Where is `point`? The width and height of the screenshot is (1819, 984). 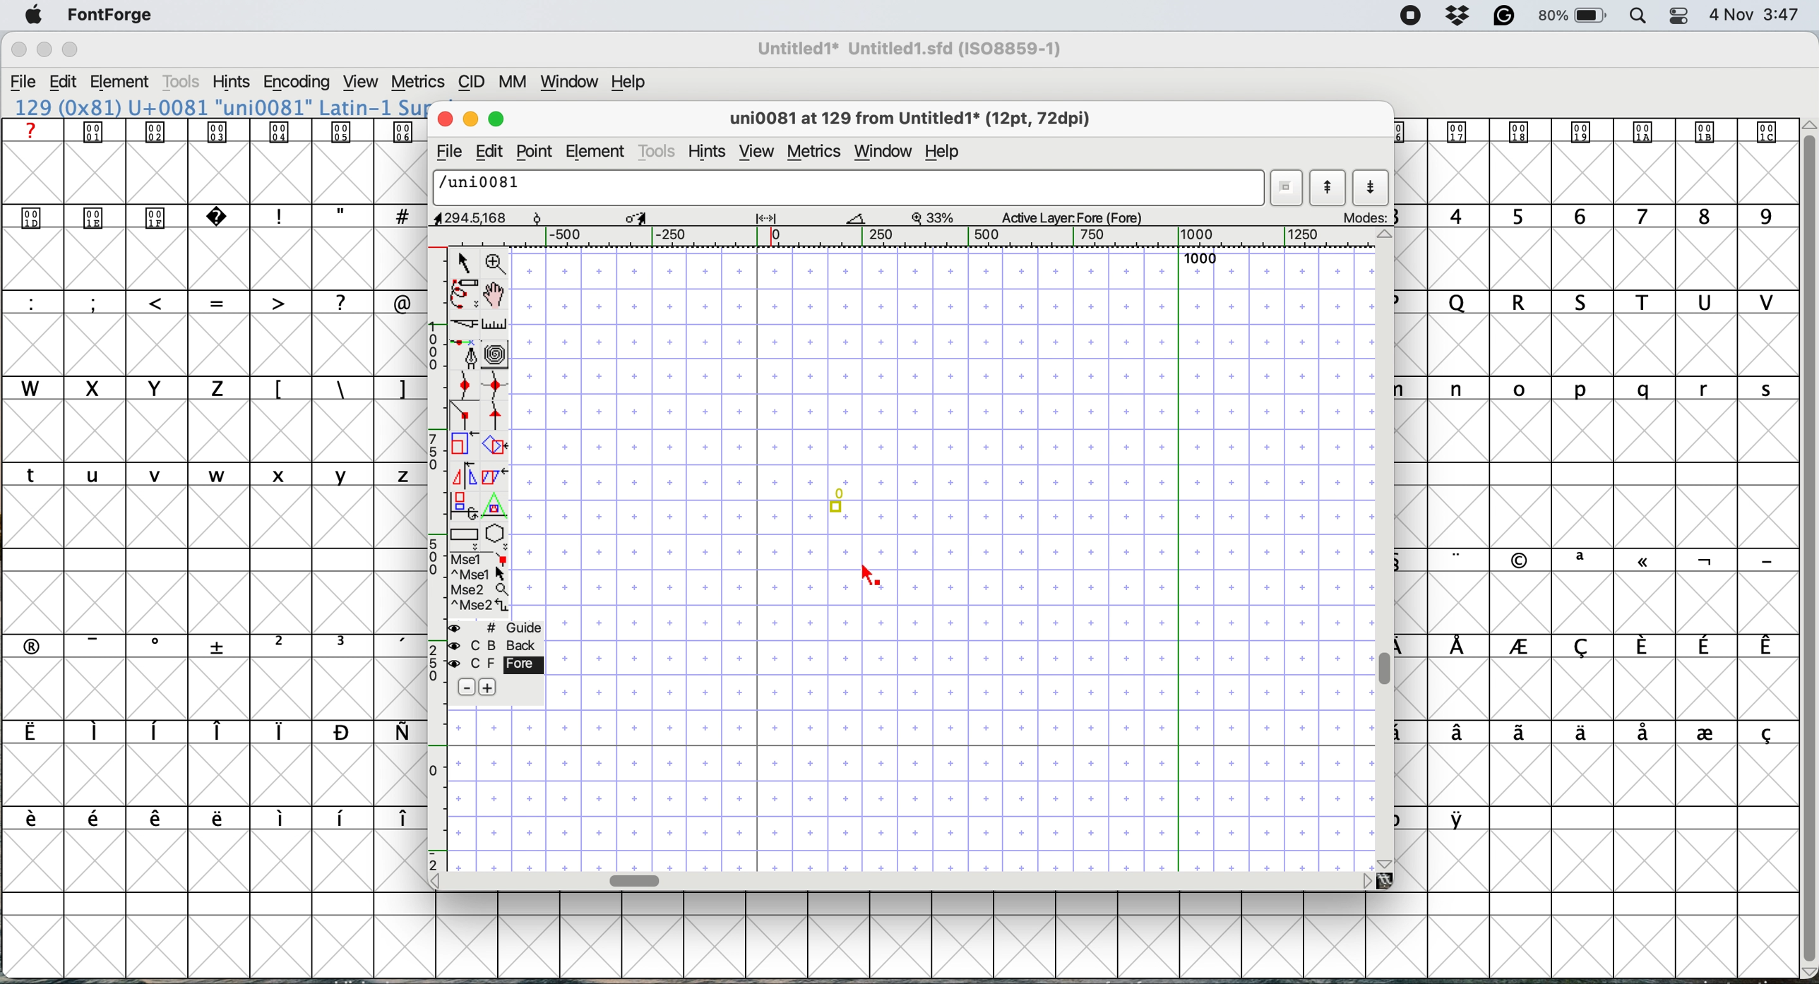 point is located at coordinates (533, 151).